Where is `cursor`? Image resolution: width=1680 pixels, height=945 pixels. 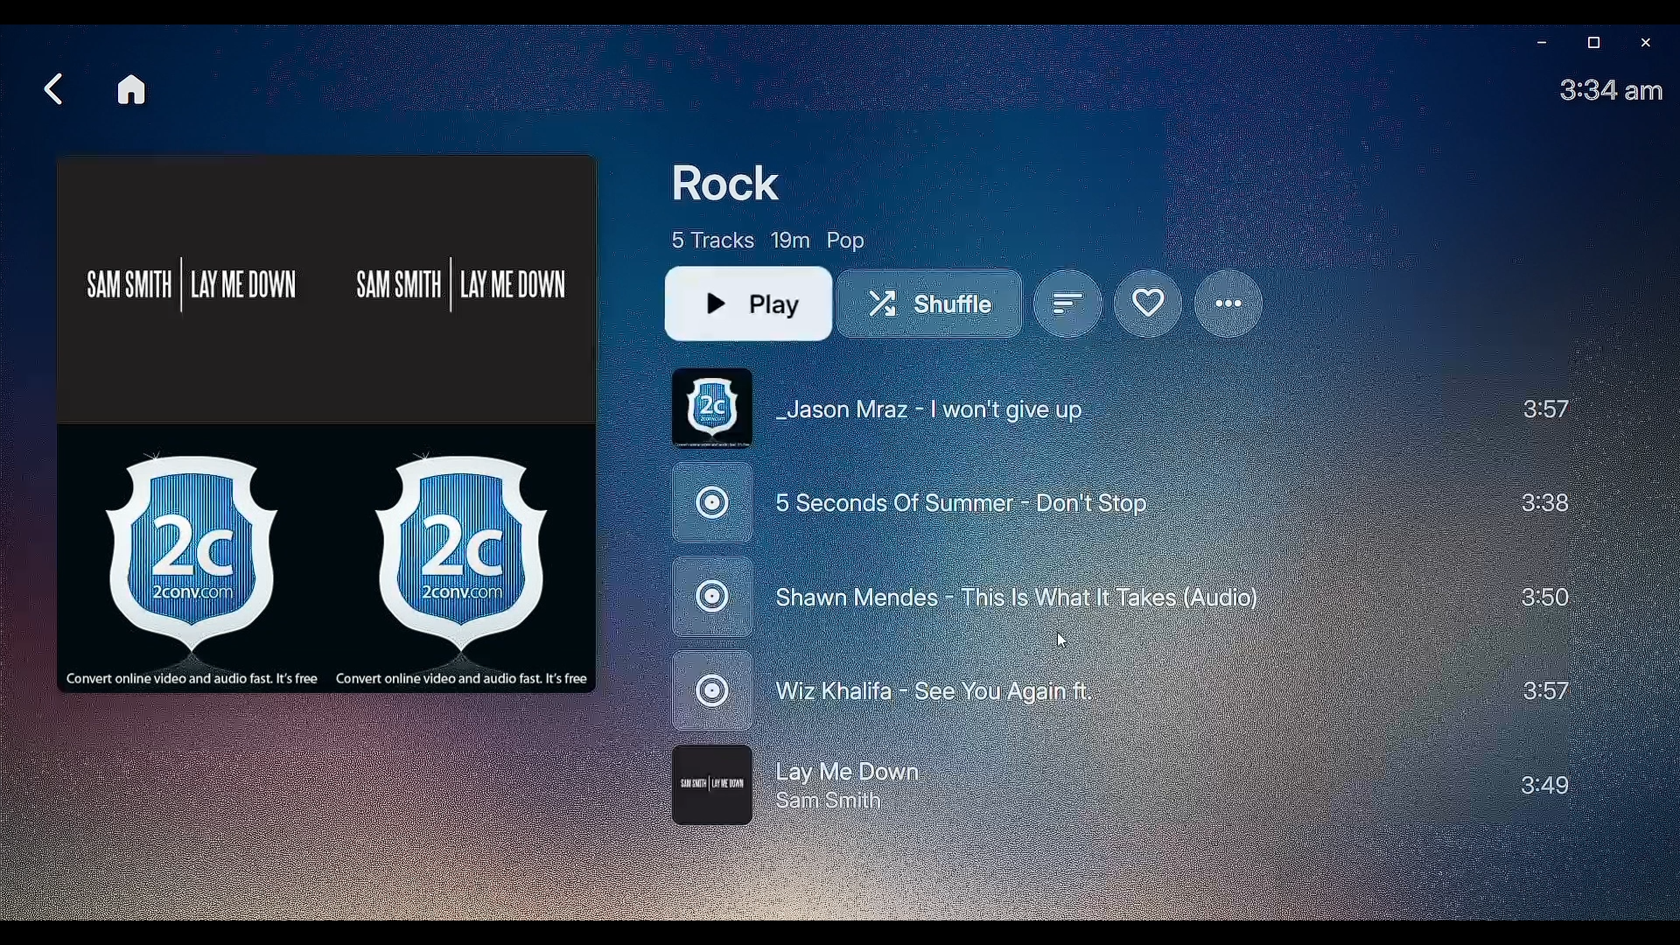 cursor is located at coordinates (1065, 640).